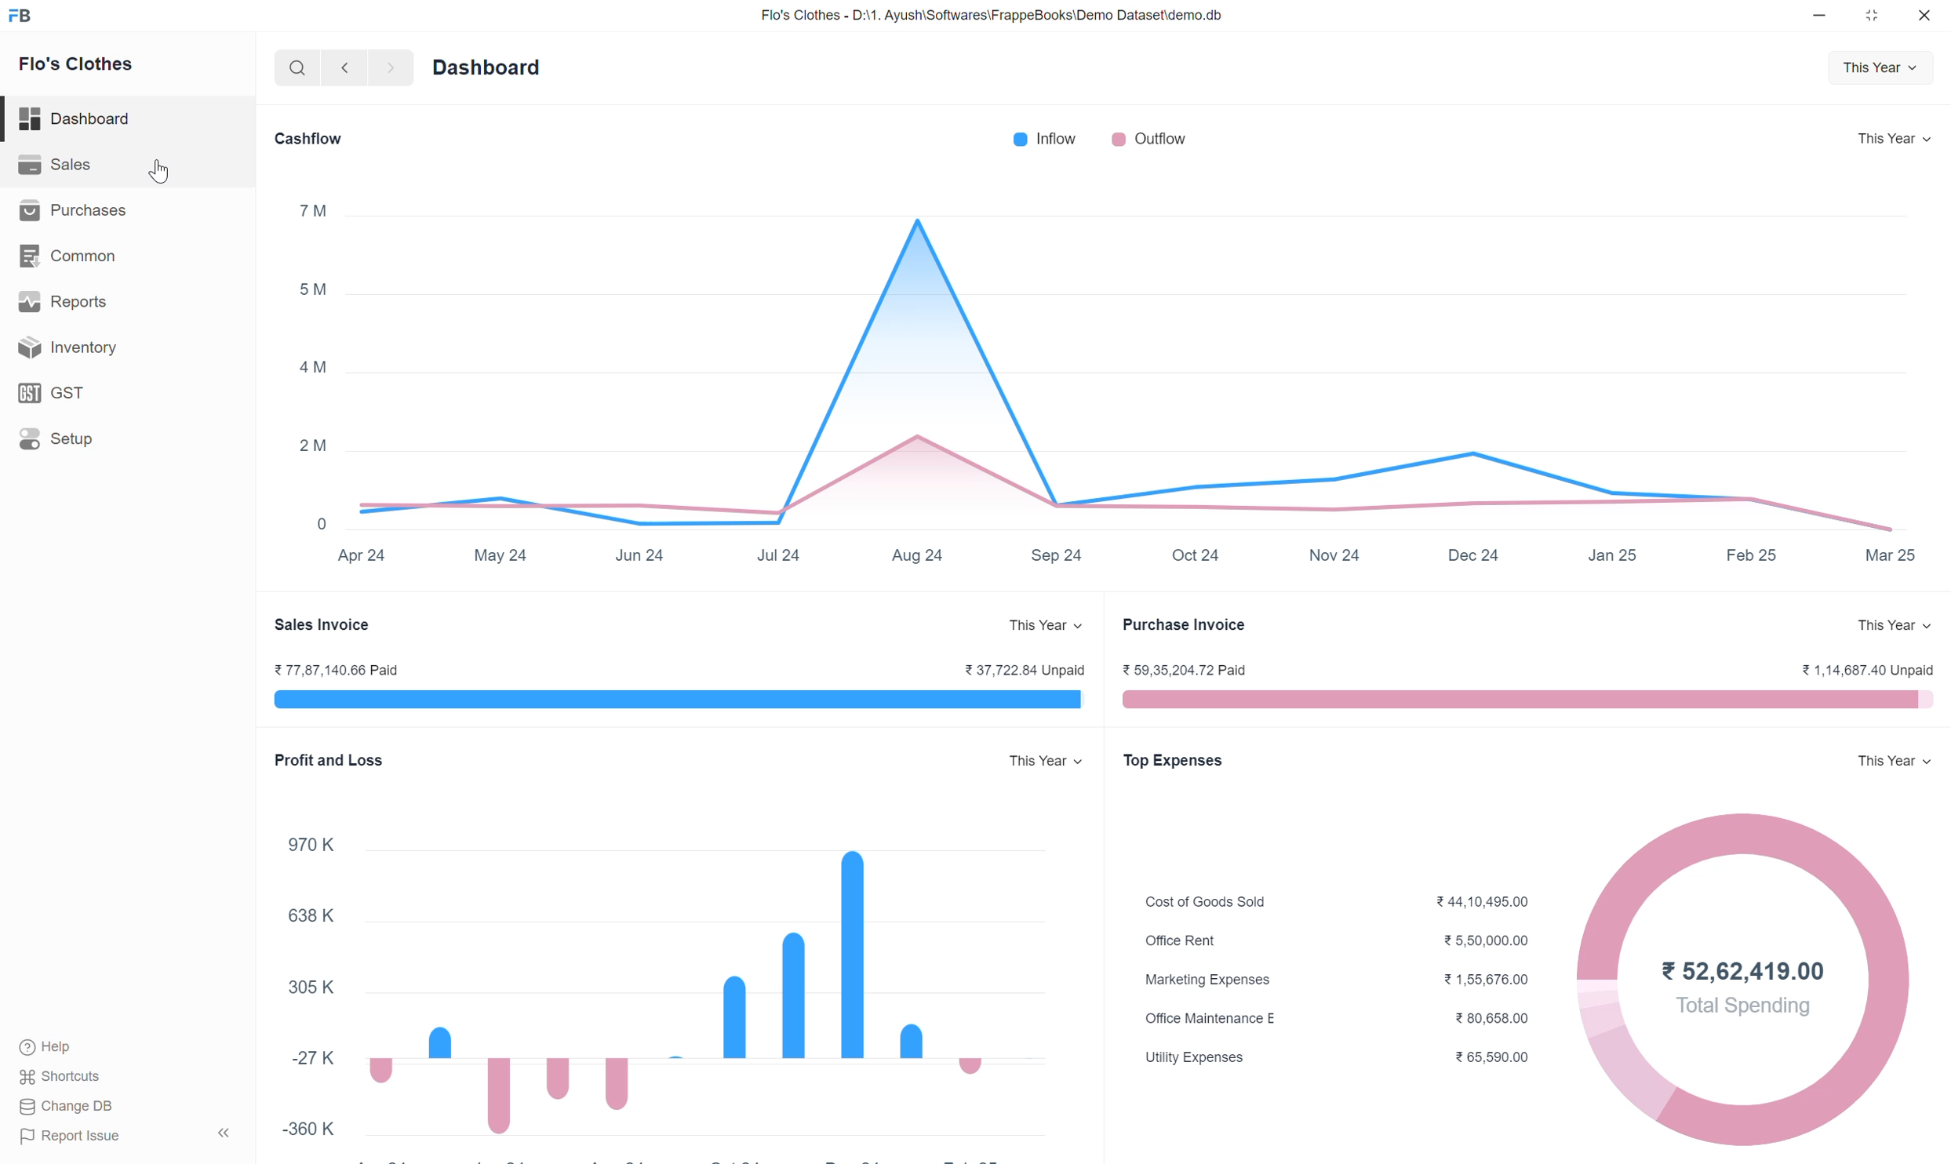 The image size is (1951, 1164). What do you see at coordinates (1892, 555) in the screenshot?
I see `Mar 25` at bounding box center [1892, 555].